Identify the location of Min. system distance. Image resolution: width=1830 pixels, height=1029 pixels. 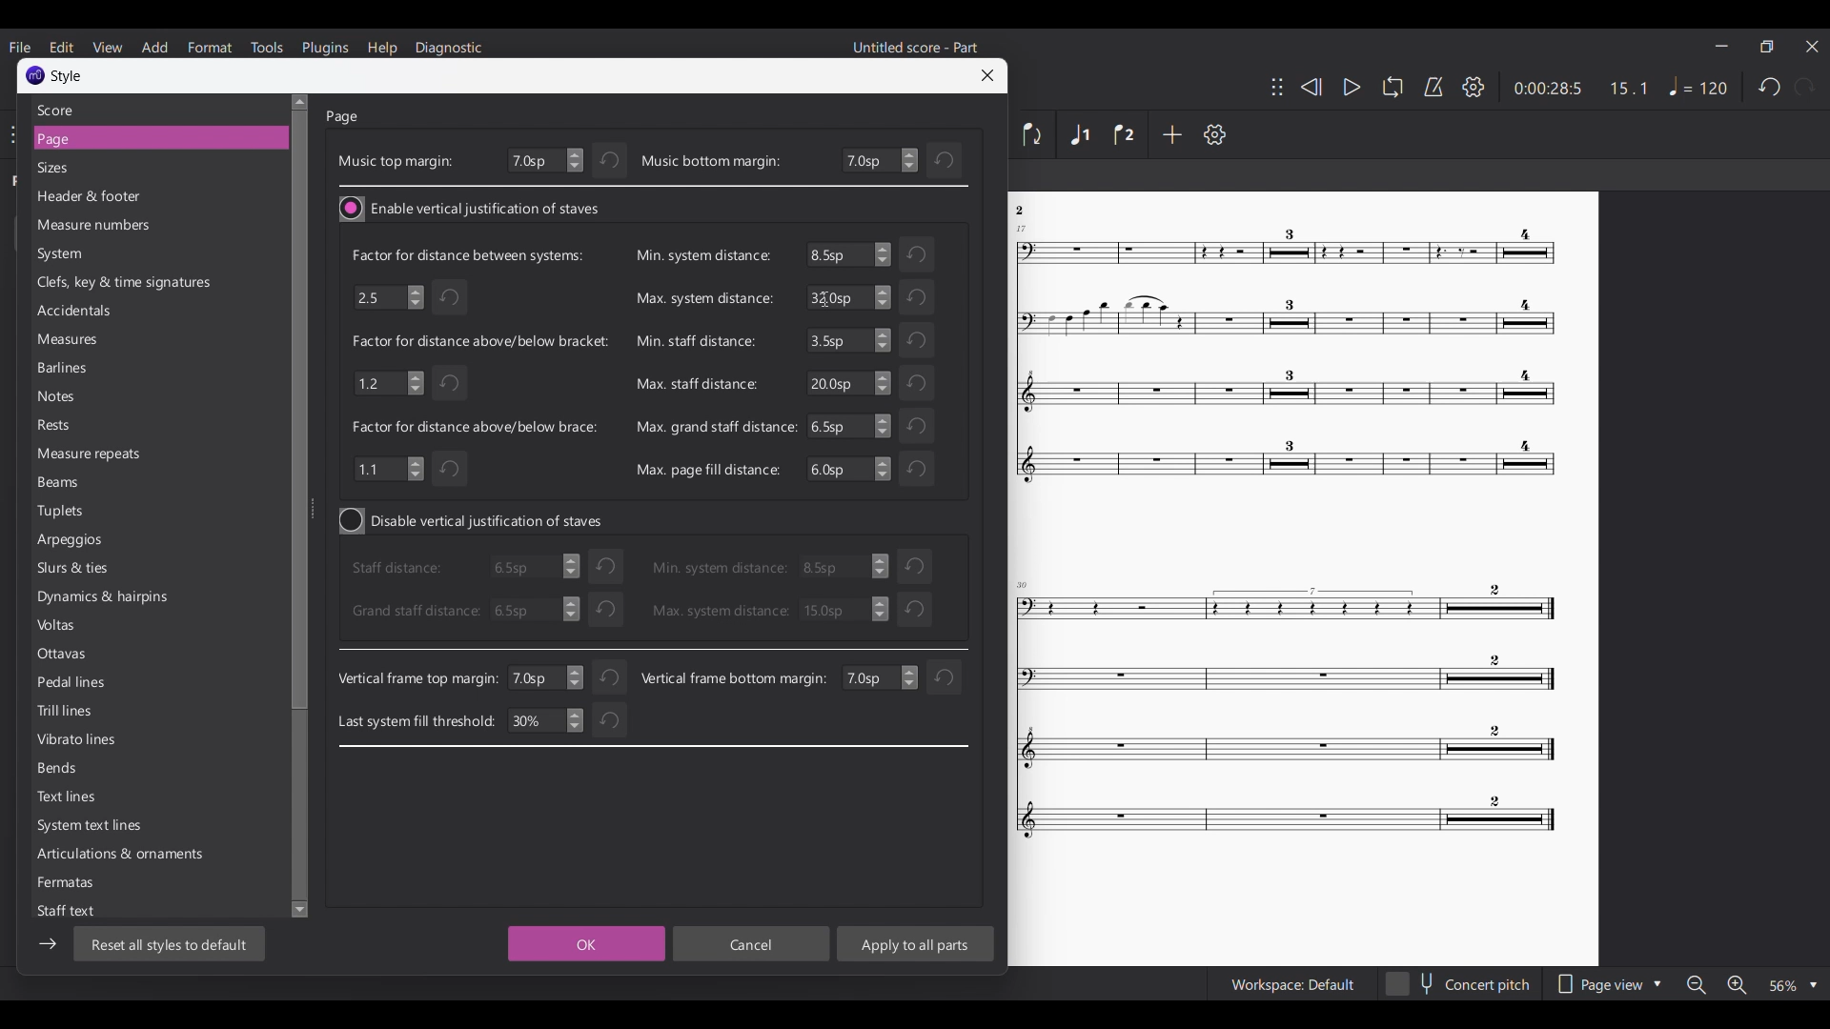
(719, 567).